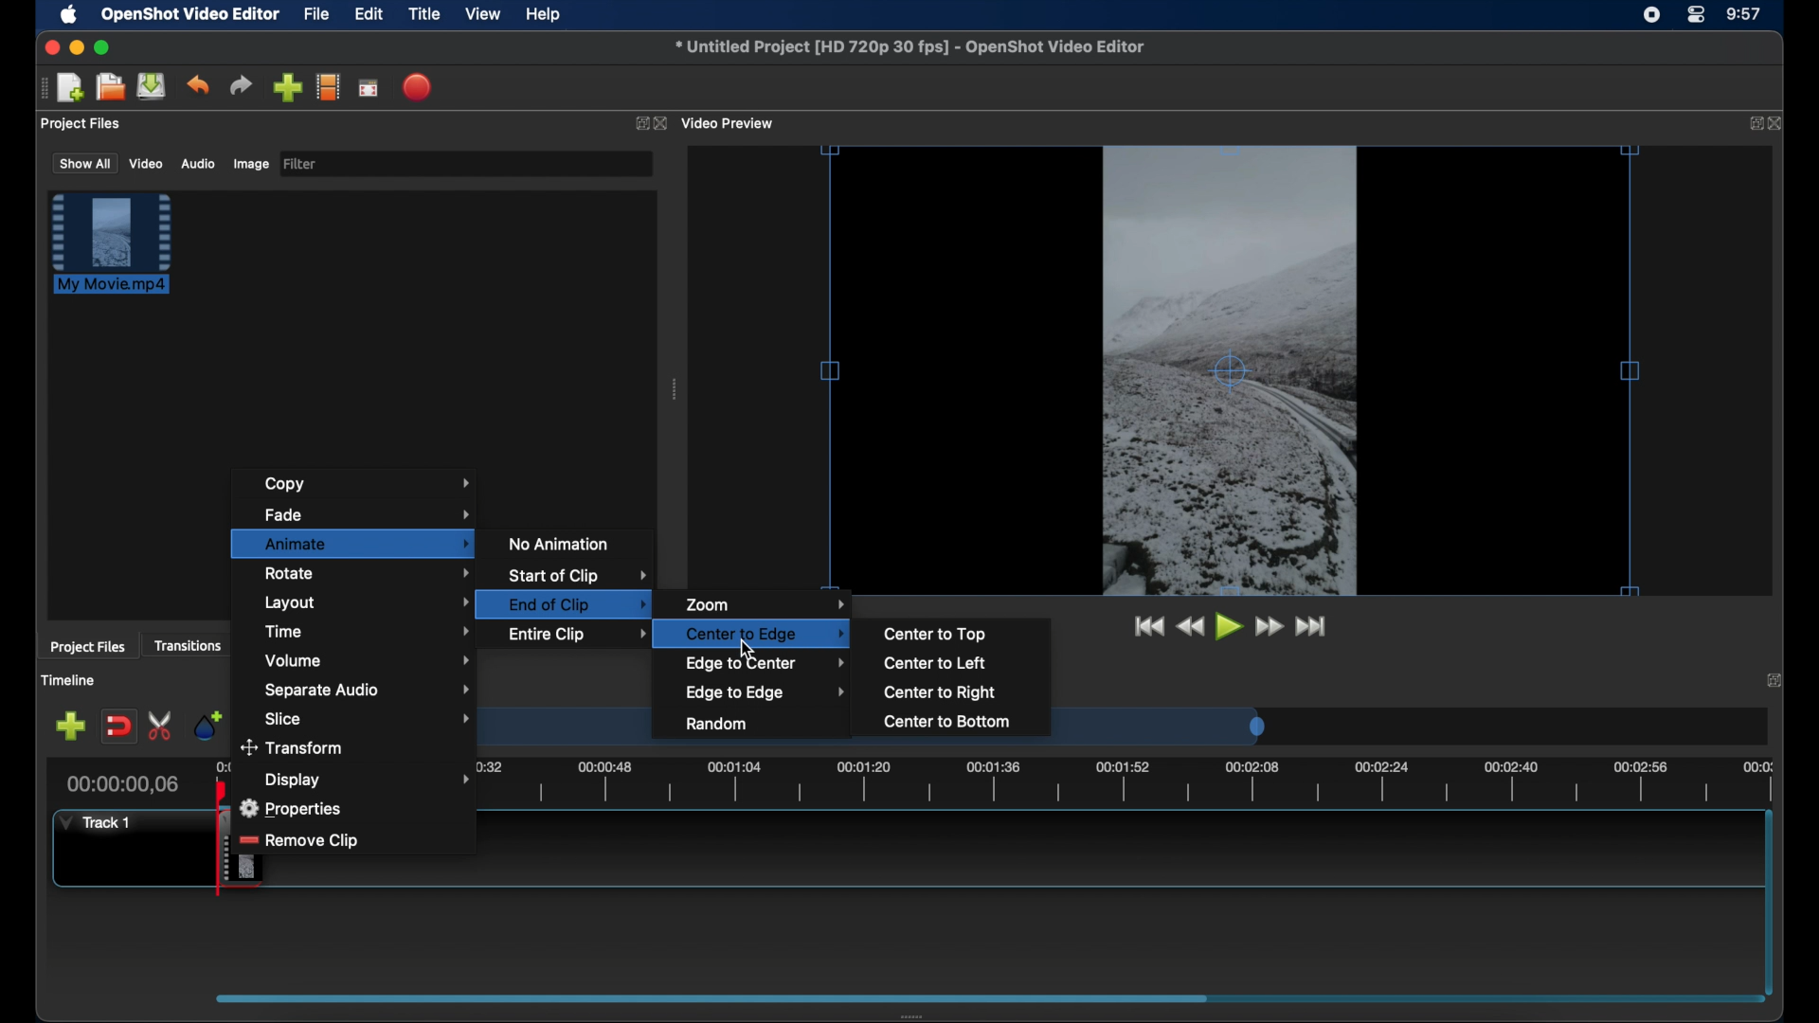 The height and width of the screenshot is (1023, 1819). What do you see at coordinates (295, 805) in the screenshot?
I see `properties` at bounding box center [295, 805].